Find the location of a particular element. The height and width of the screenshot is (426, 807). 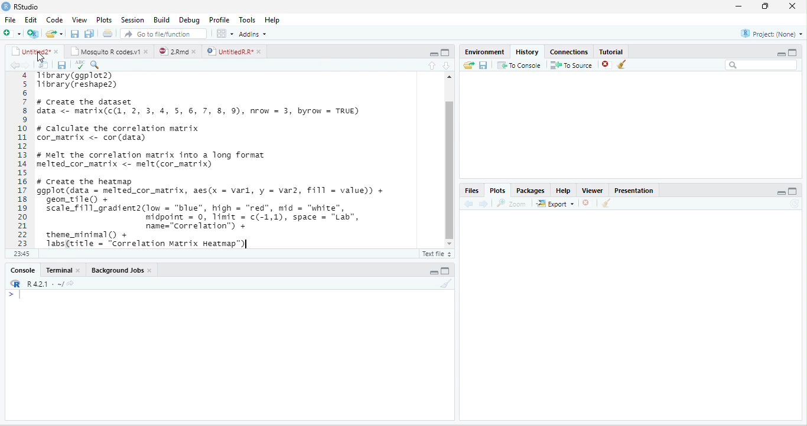

1>1 is located at coordinates (21, 253).